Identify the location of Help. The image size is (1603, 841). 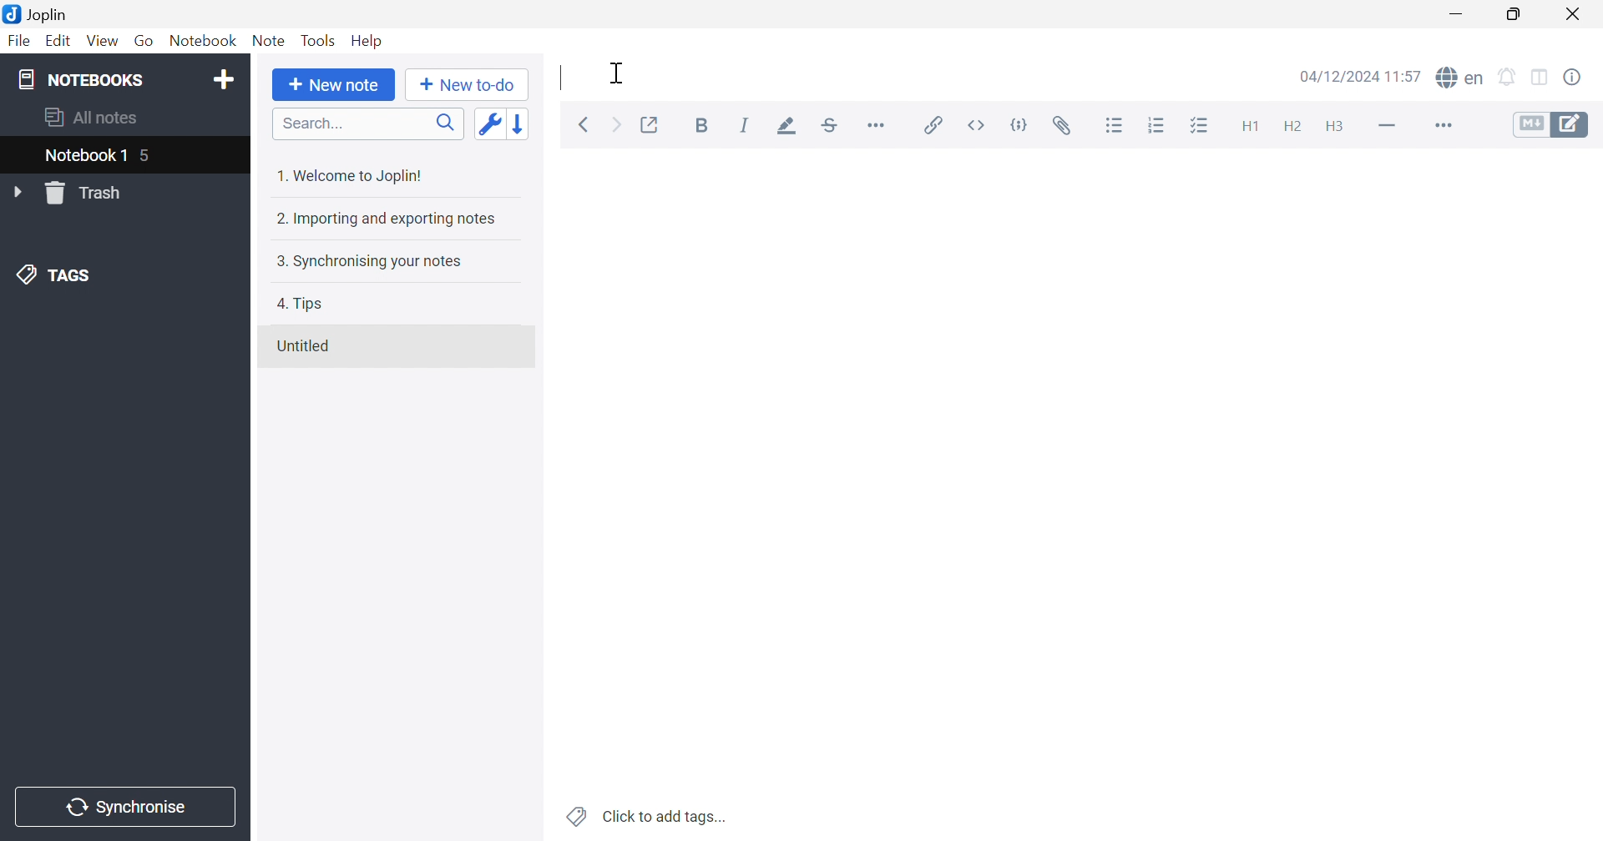
(367, 40).